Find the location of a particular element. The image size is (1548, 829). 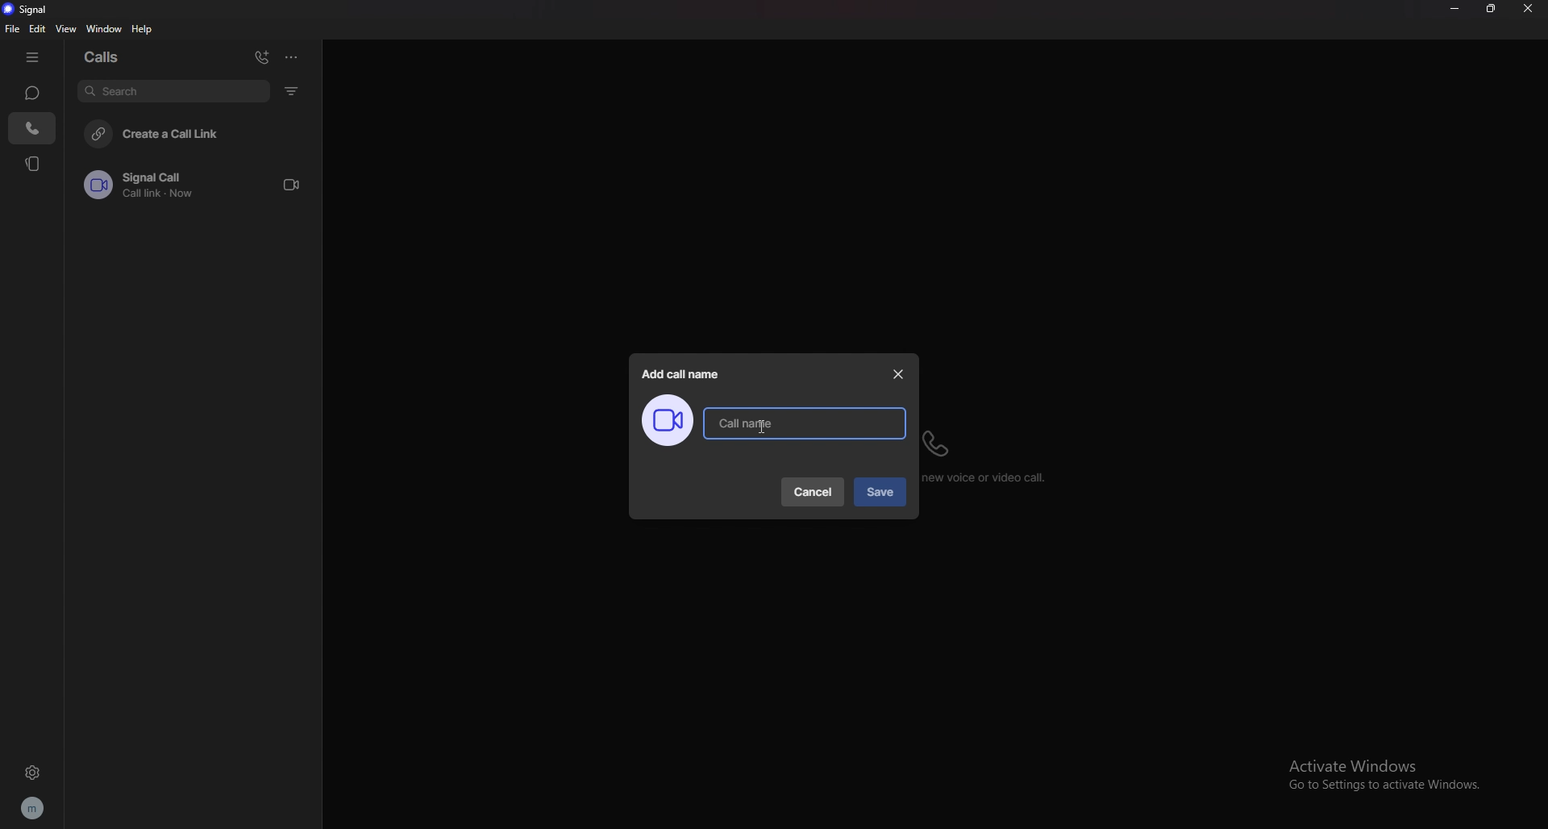

options is located at coordinates (291, 56).